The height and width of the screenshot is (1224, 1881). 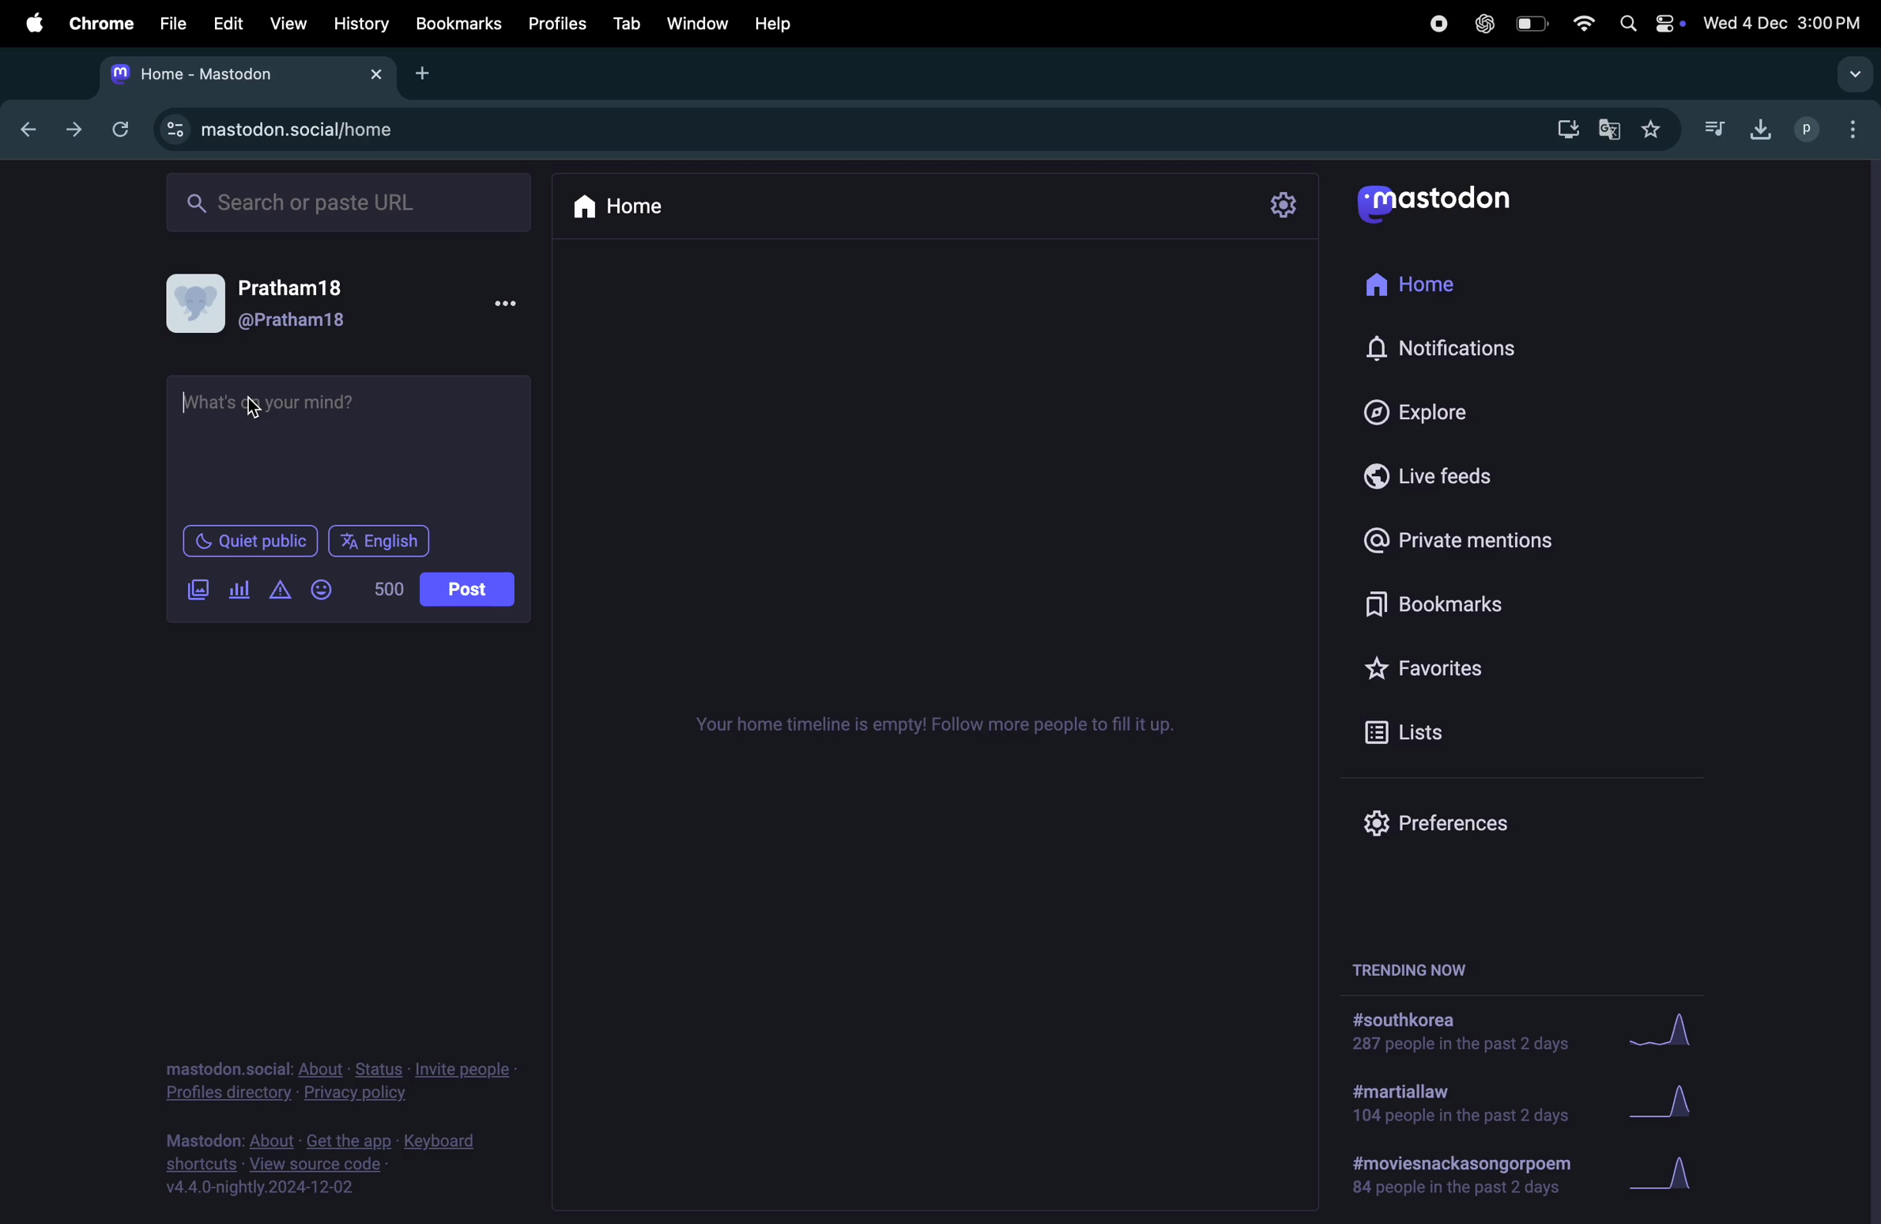 I want to click on post, so click(x=467, y=589).